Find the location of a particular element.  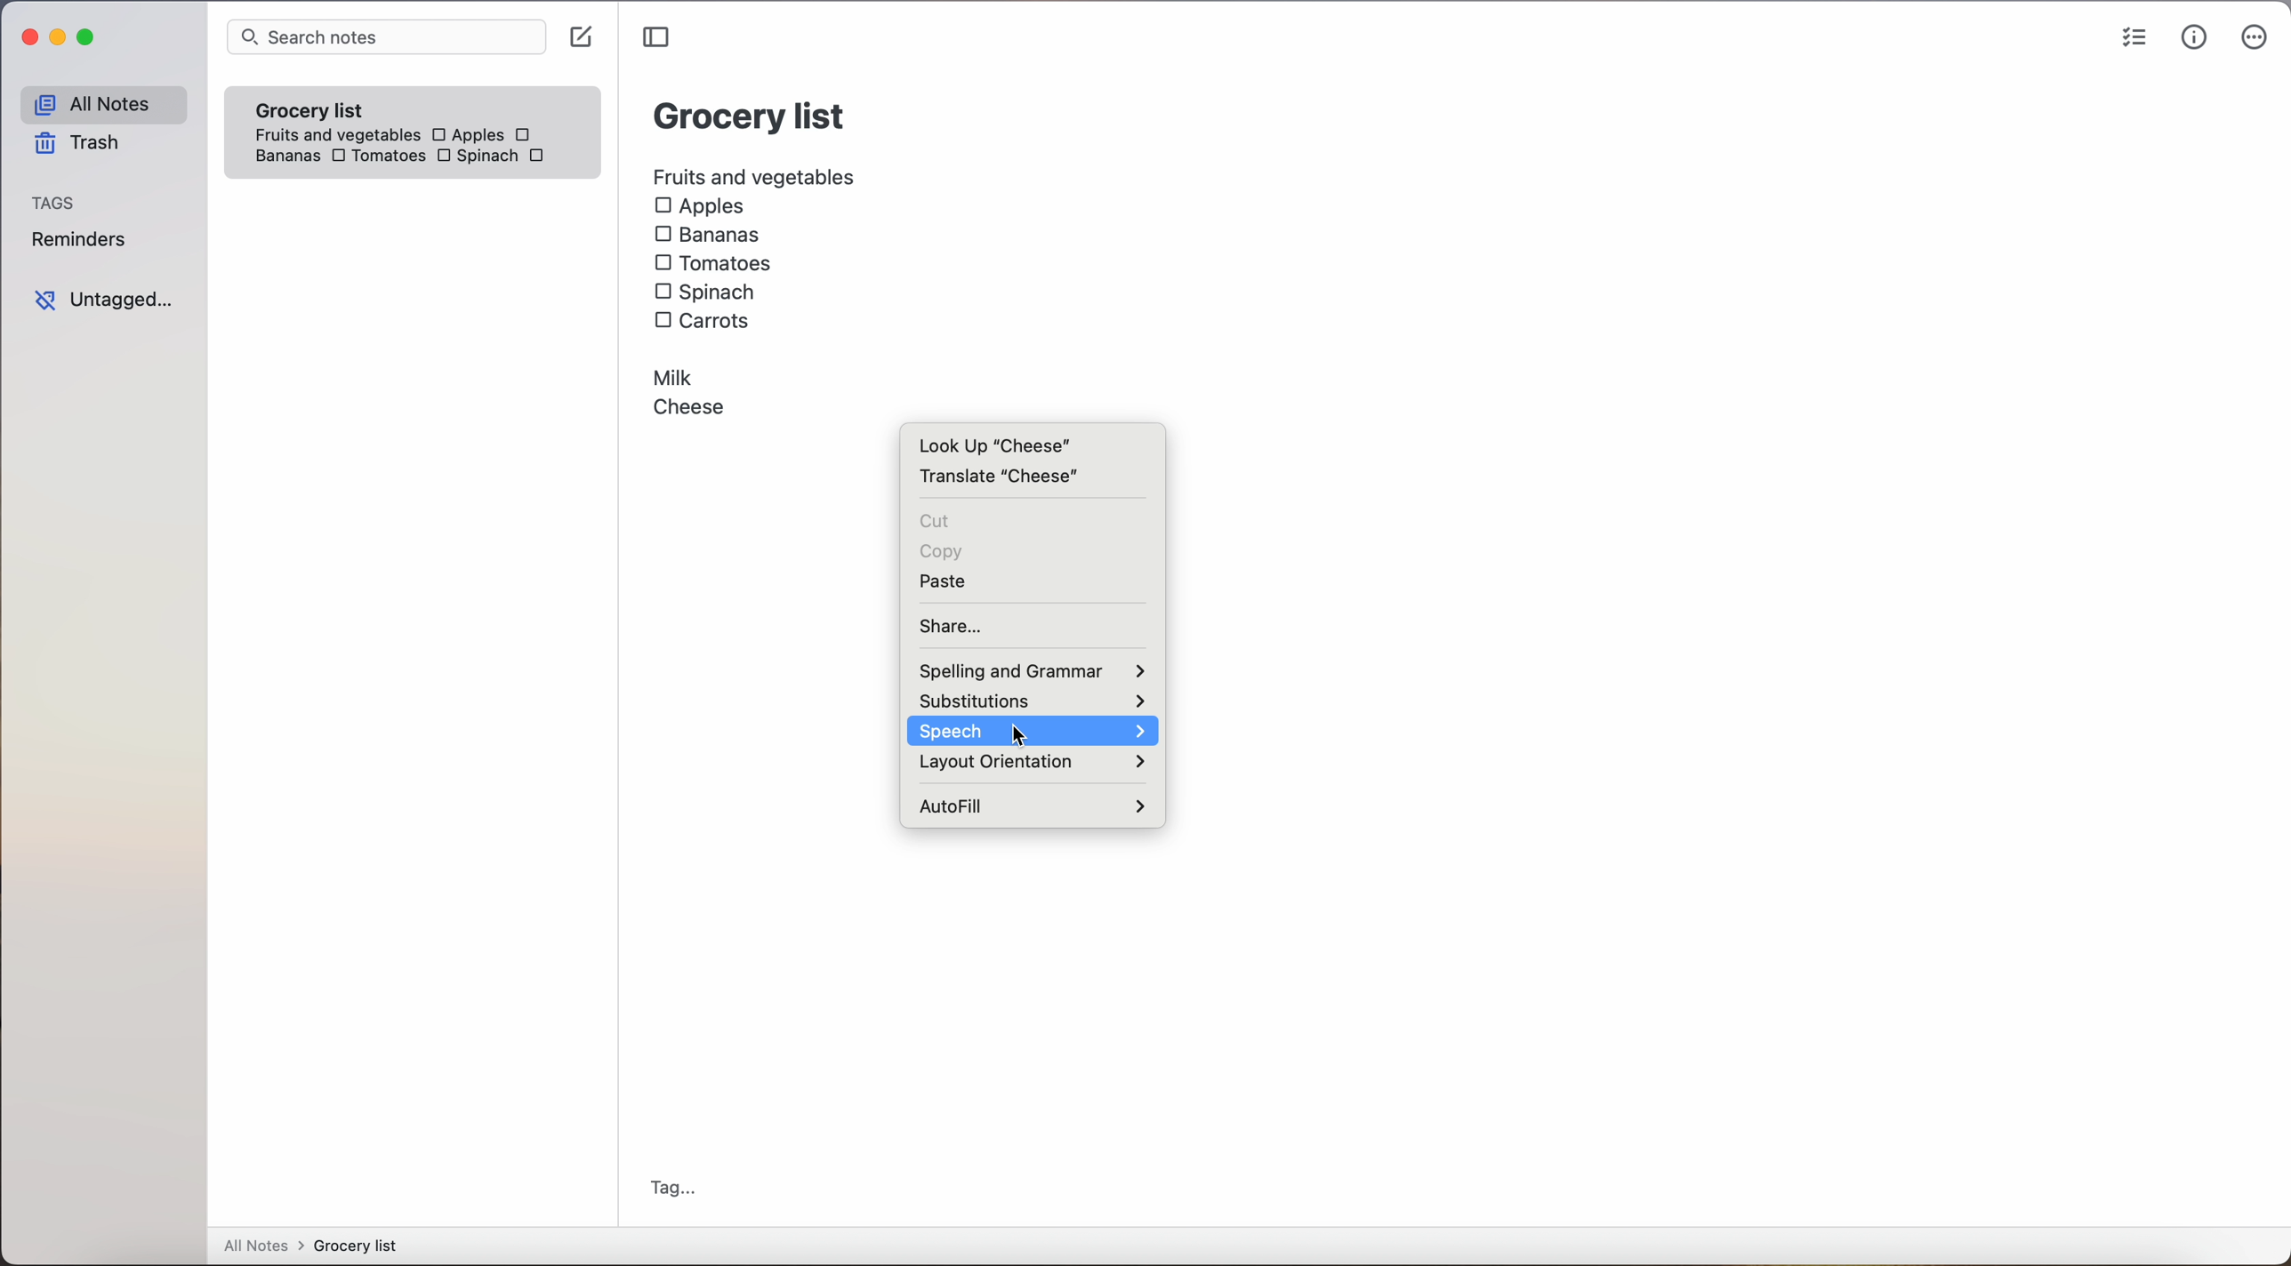

create note is located at coordinates (585, 38).